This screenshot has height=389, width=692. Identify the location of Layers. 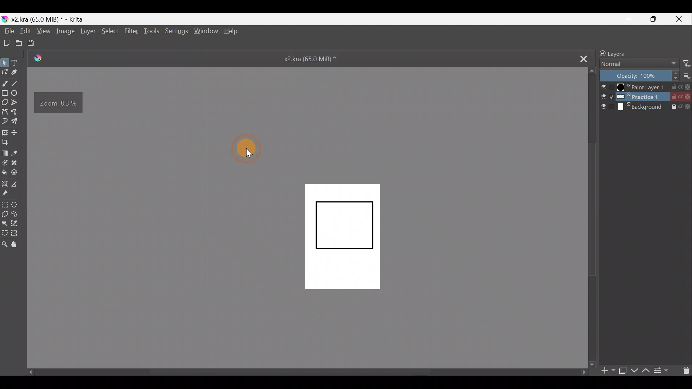
(630, 53).